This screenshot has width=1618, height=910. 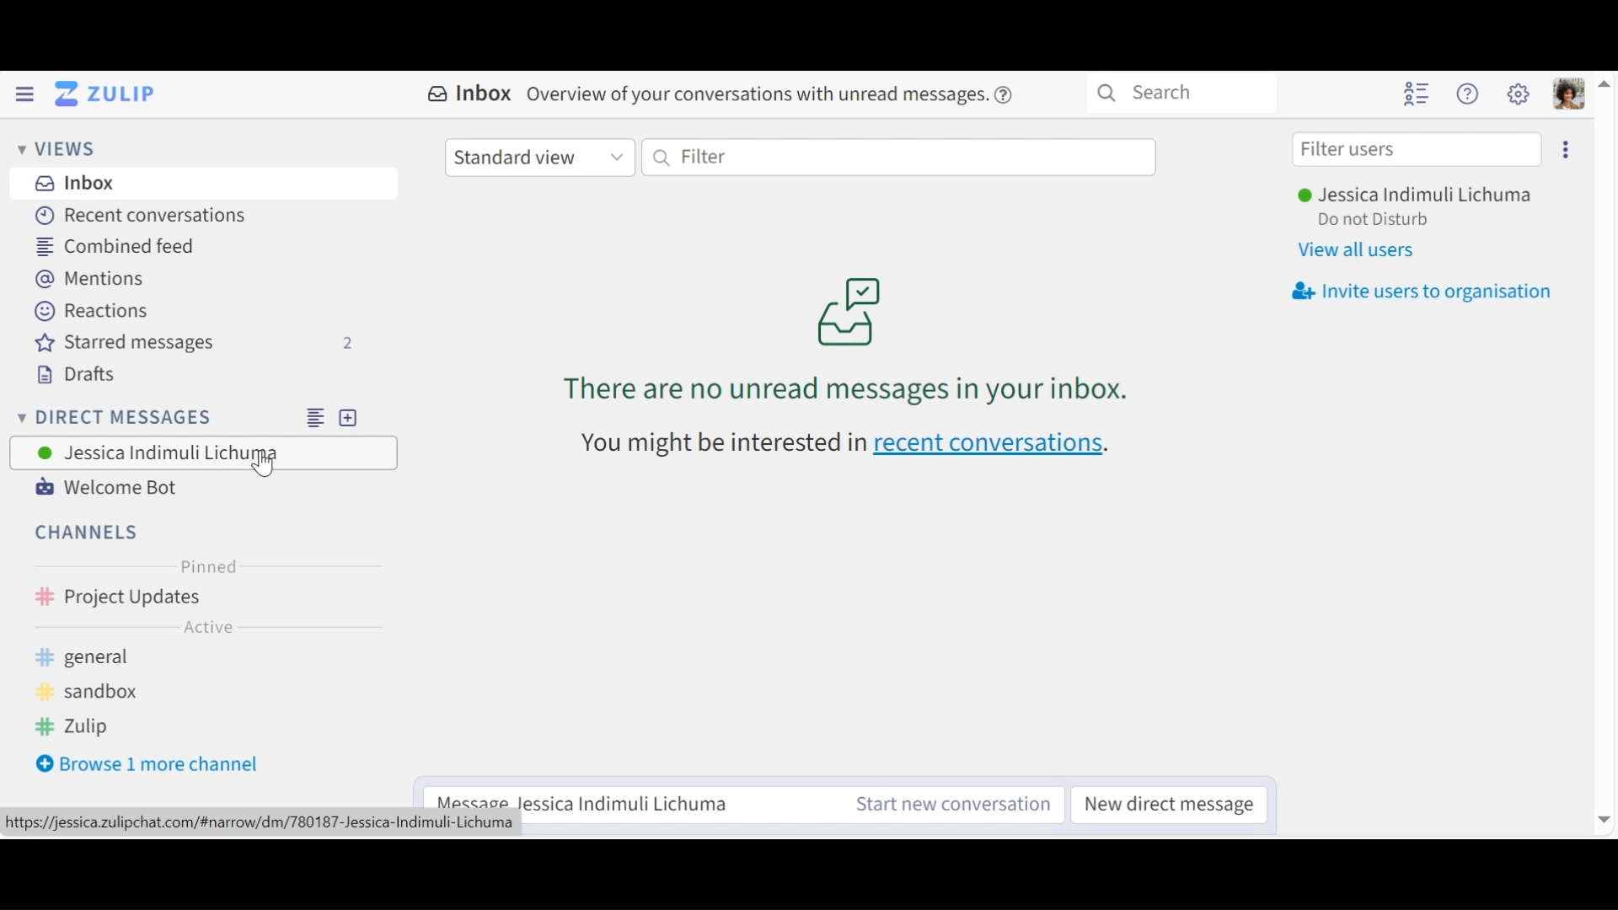 I want to click on Direct Mesages, so click(x=190, y=417).